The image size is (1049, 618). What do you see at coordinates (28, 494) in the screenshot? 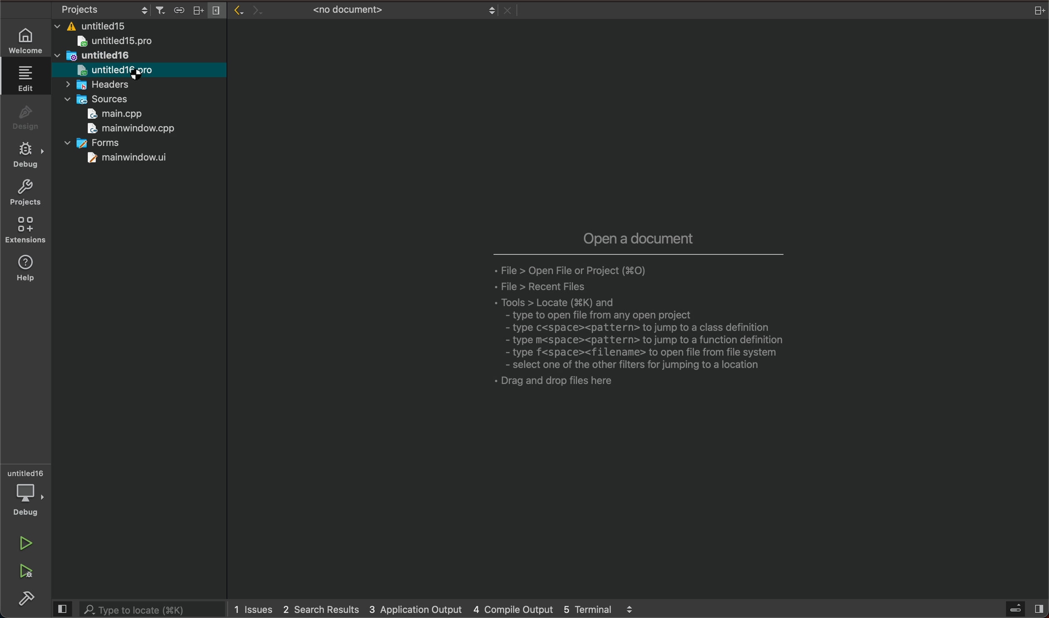
I see `debugger` at bounding box center [28, 494].